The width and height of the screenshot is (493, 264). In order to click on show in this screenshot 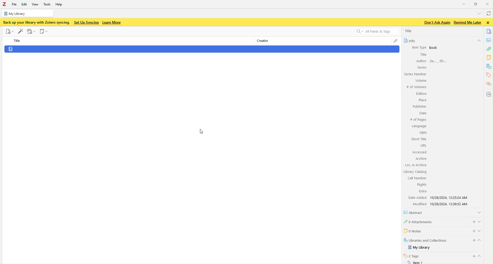, I will do `click(481, 256)`.